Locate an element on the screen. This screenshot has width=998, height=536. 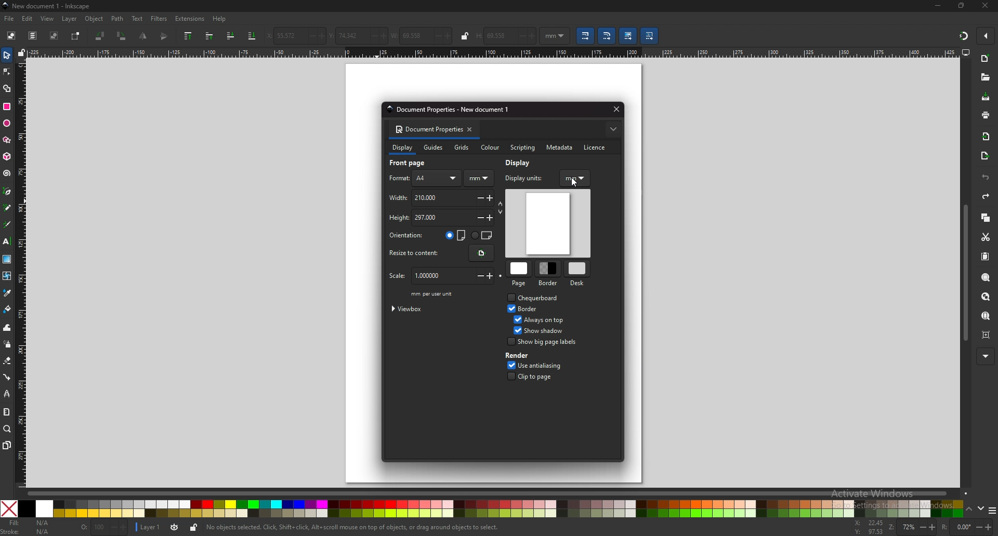
format is located at coordinates (399, 178).